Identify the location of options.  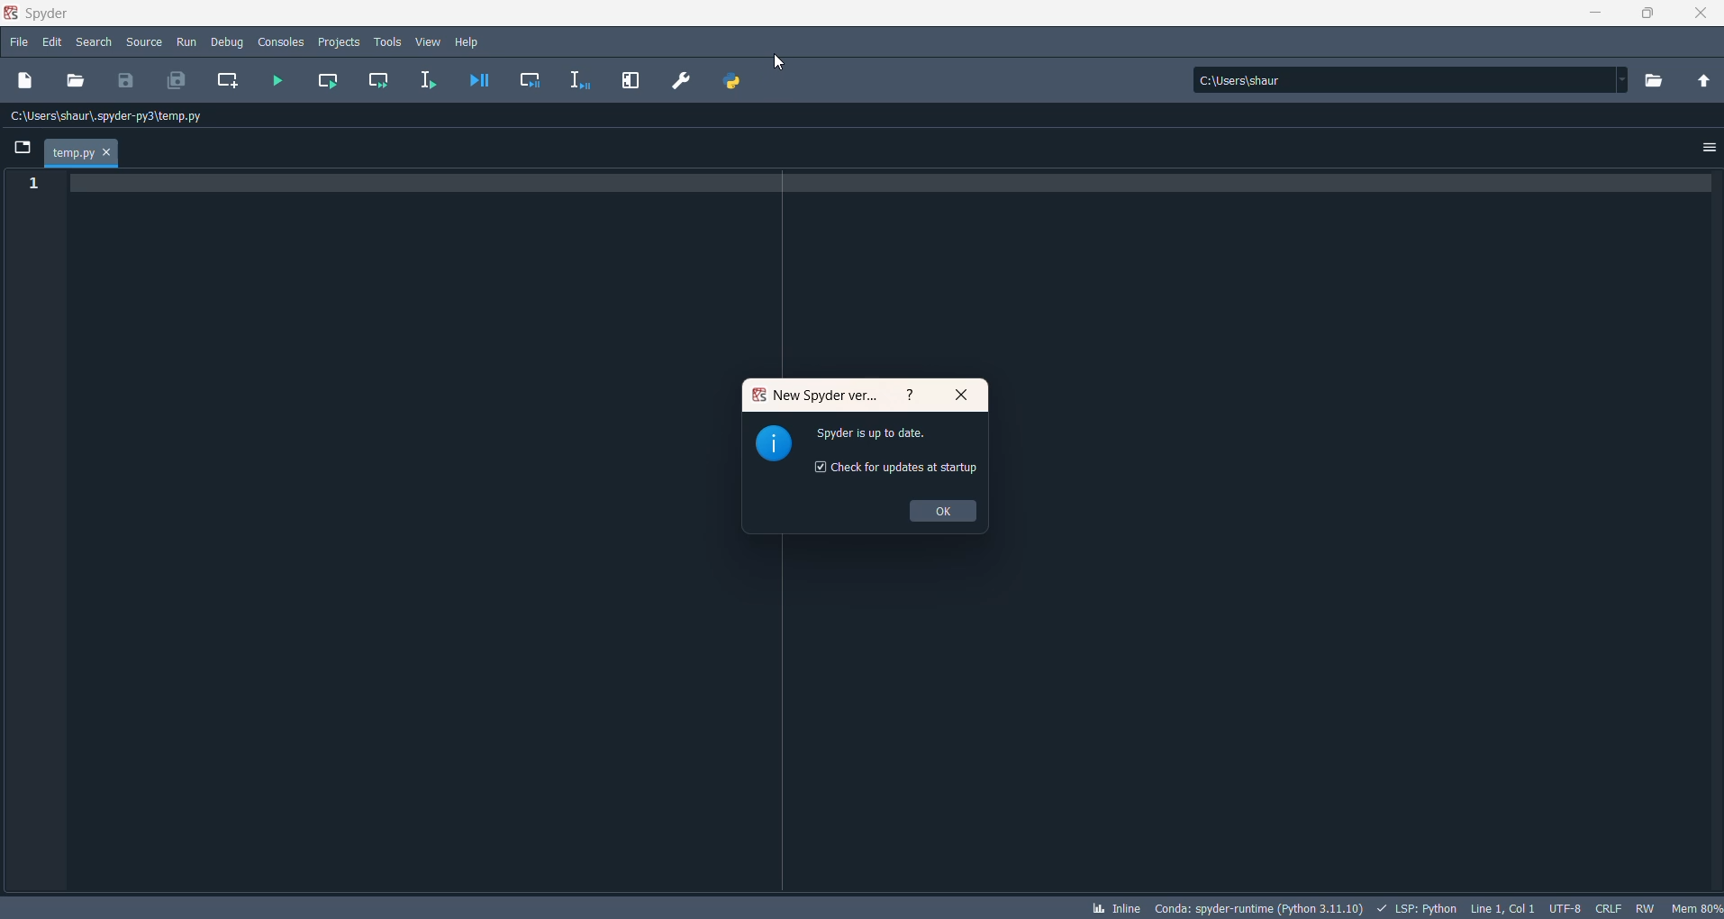
(1706, 151).